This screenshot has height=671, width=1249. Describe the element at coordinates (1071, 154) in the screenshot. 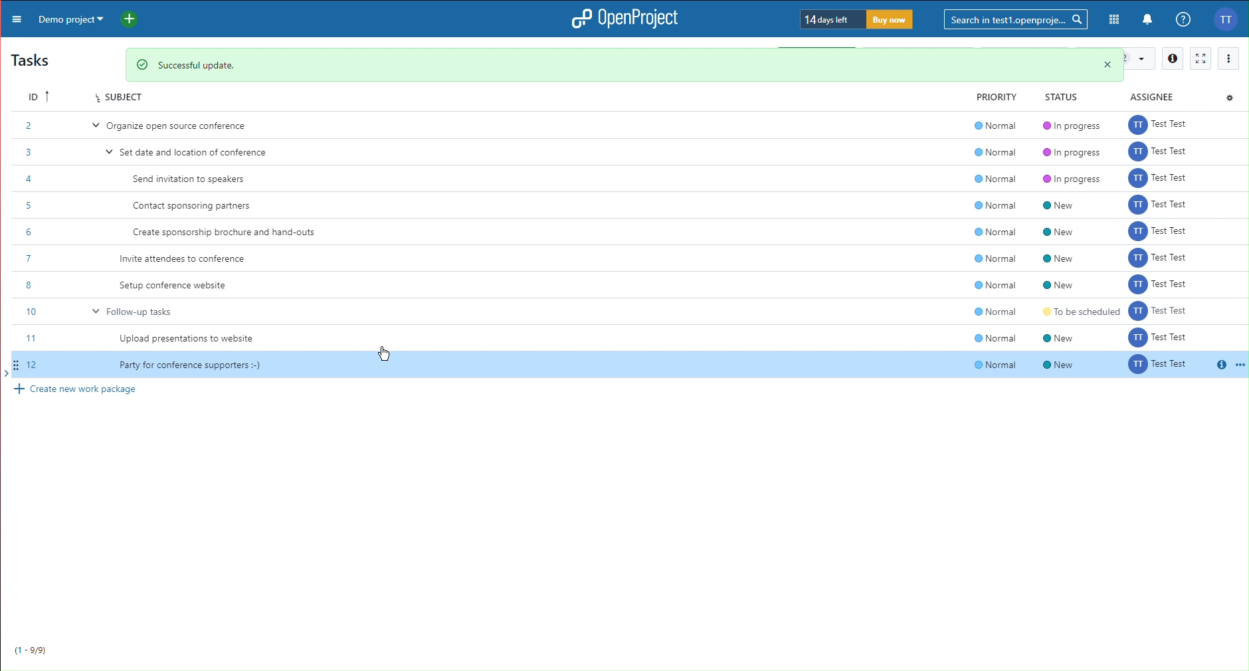

I see `in progress` at that location.